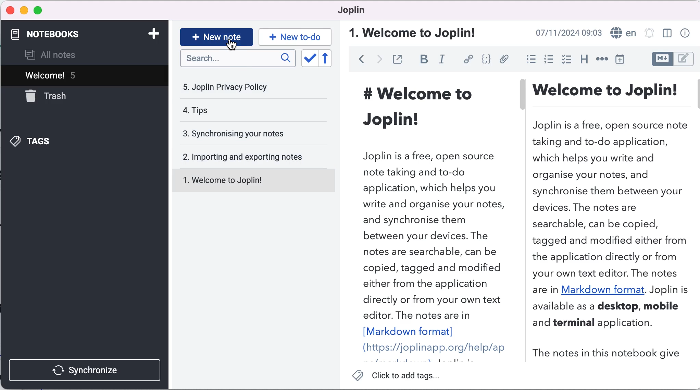 Image resolution: width=700 pixels, height=390 pixels. What do you see at coordinates (399, 377) in the screenshot?
I see `click to add tags` at bounding box center [399, 377].